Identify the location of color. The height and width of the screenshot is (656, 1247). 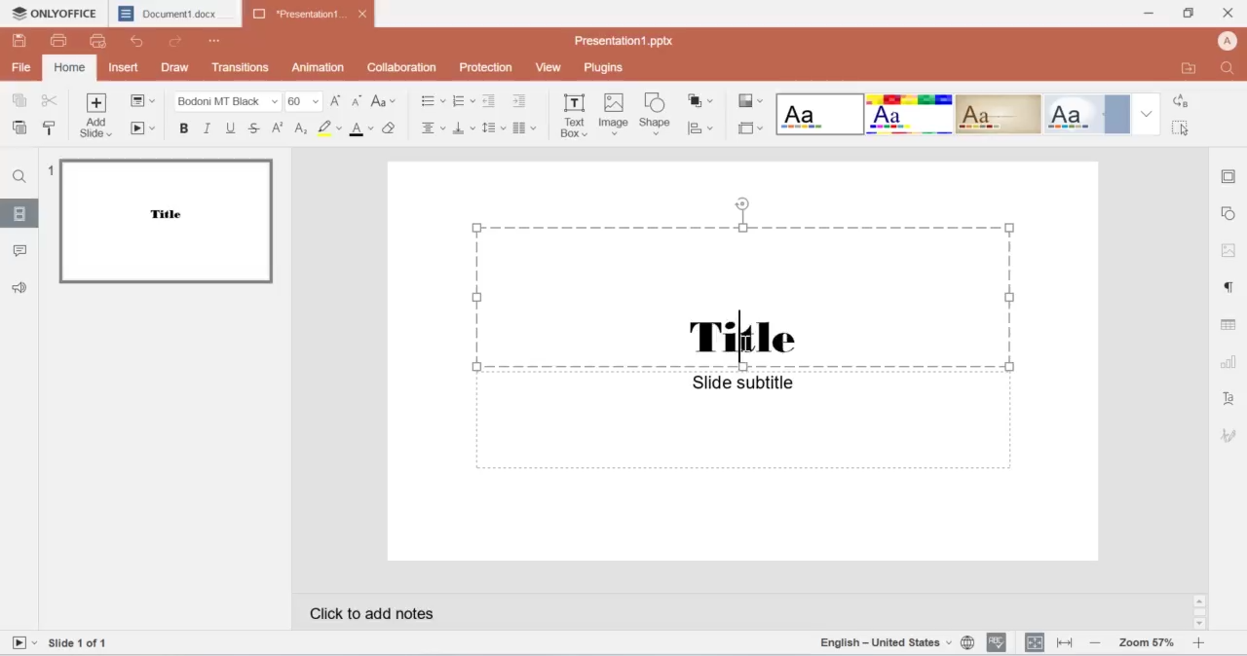
(330, 128).